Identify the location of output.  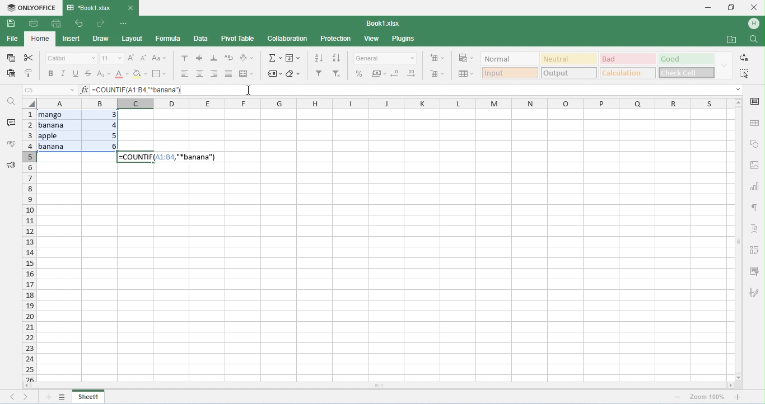
(570, 73).